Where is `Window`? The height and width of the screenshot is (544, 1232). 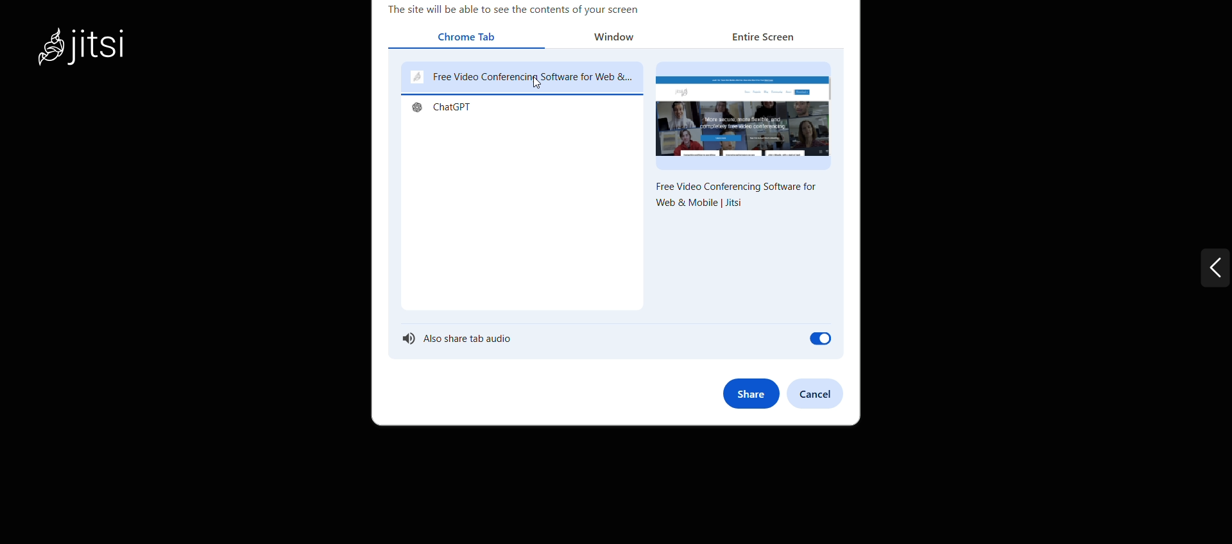
Window is located at coordinates (623, 38).